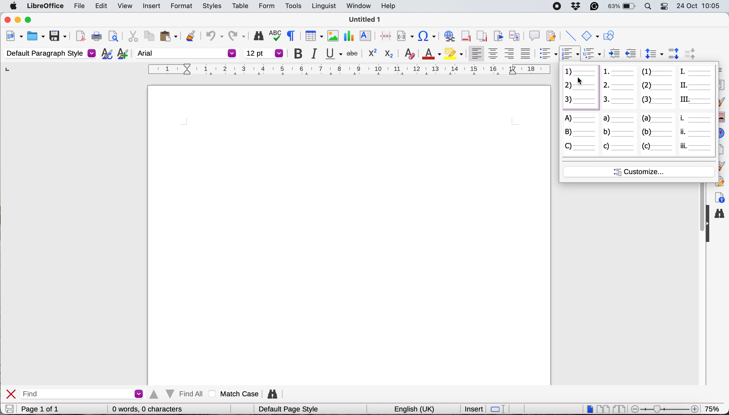 The width and height of the screenshot is (729, 415). What do you see at coordinates (214, 35) in the screenshot?
I see `undo` at bounding box center [214, 35].